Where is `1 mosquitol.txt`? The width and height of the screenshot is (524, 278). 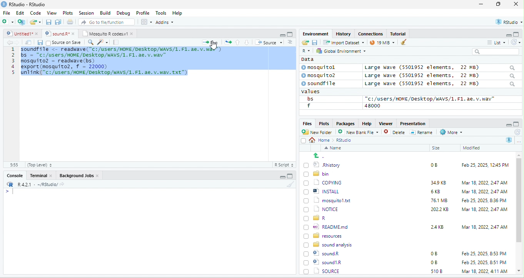
1 mosquitol.txt is located at coordinates (325, 200).